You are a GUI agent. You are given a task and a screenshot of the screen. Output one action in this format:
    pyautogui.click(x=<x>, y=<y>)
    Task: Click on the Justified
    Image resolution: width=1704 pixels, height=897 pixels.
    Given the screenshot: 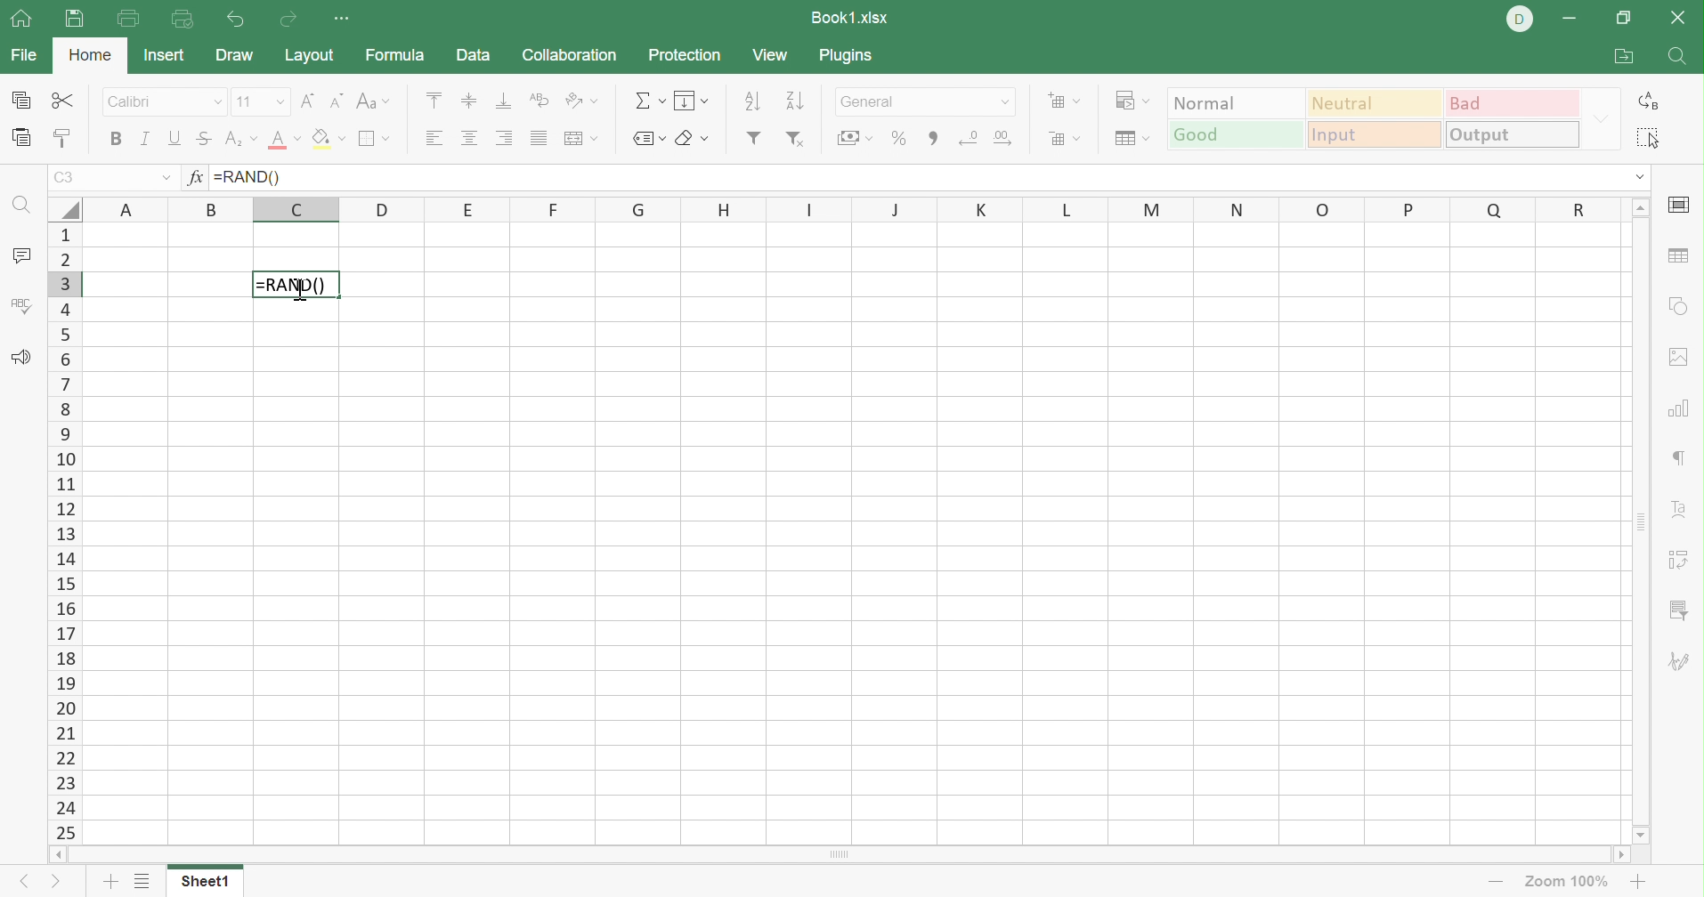 What is the action you would take?
    pyautogui.click(x=542, y=137)
    